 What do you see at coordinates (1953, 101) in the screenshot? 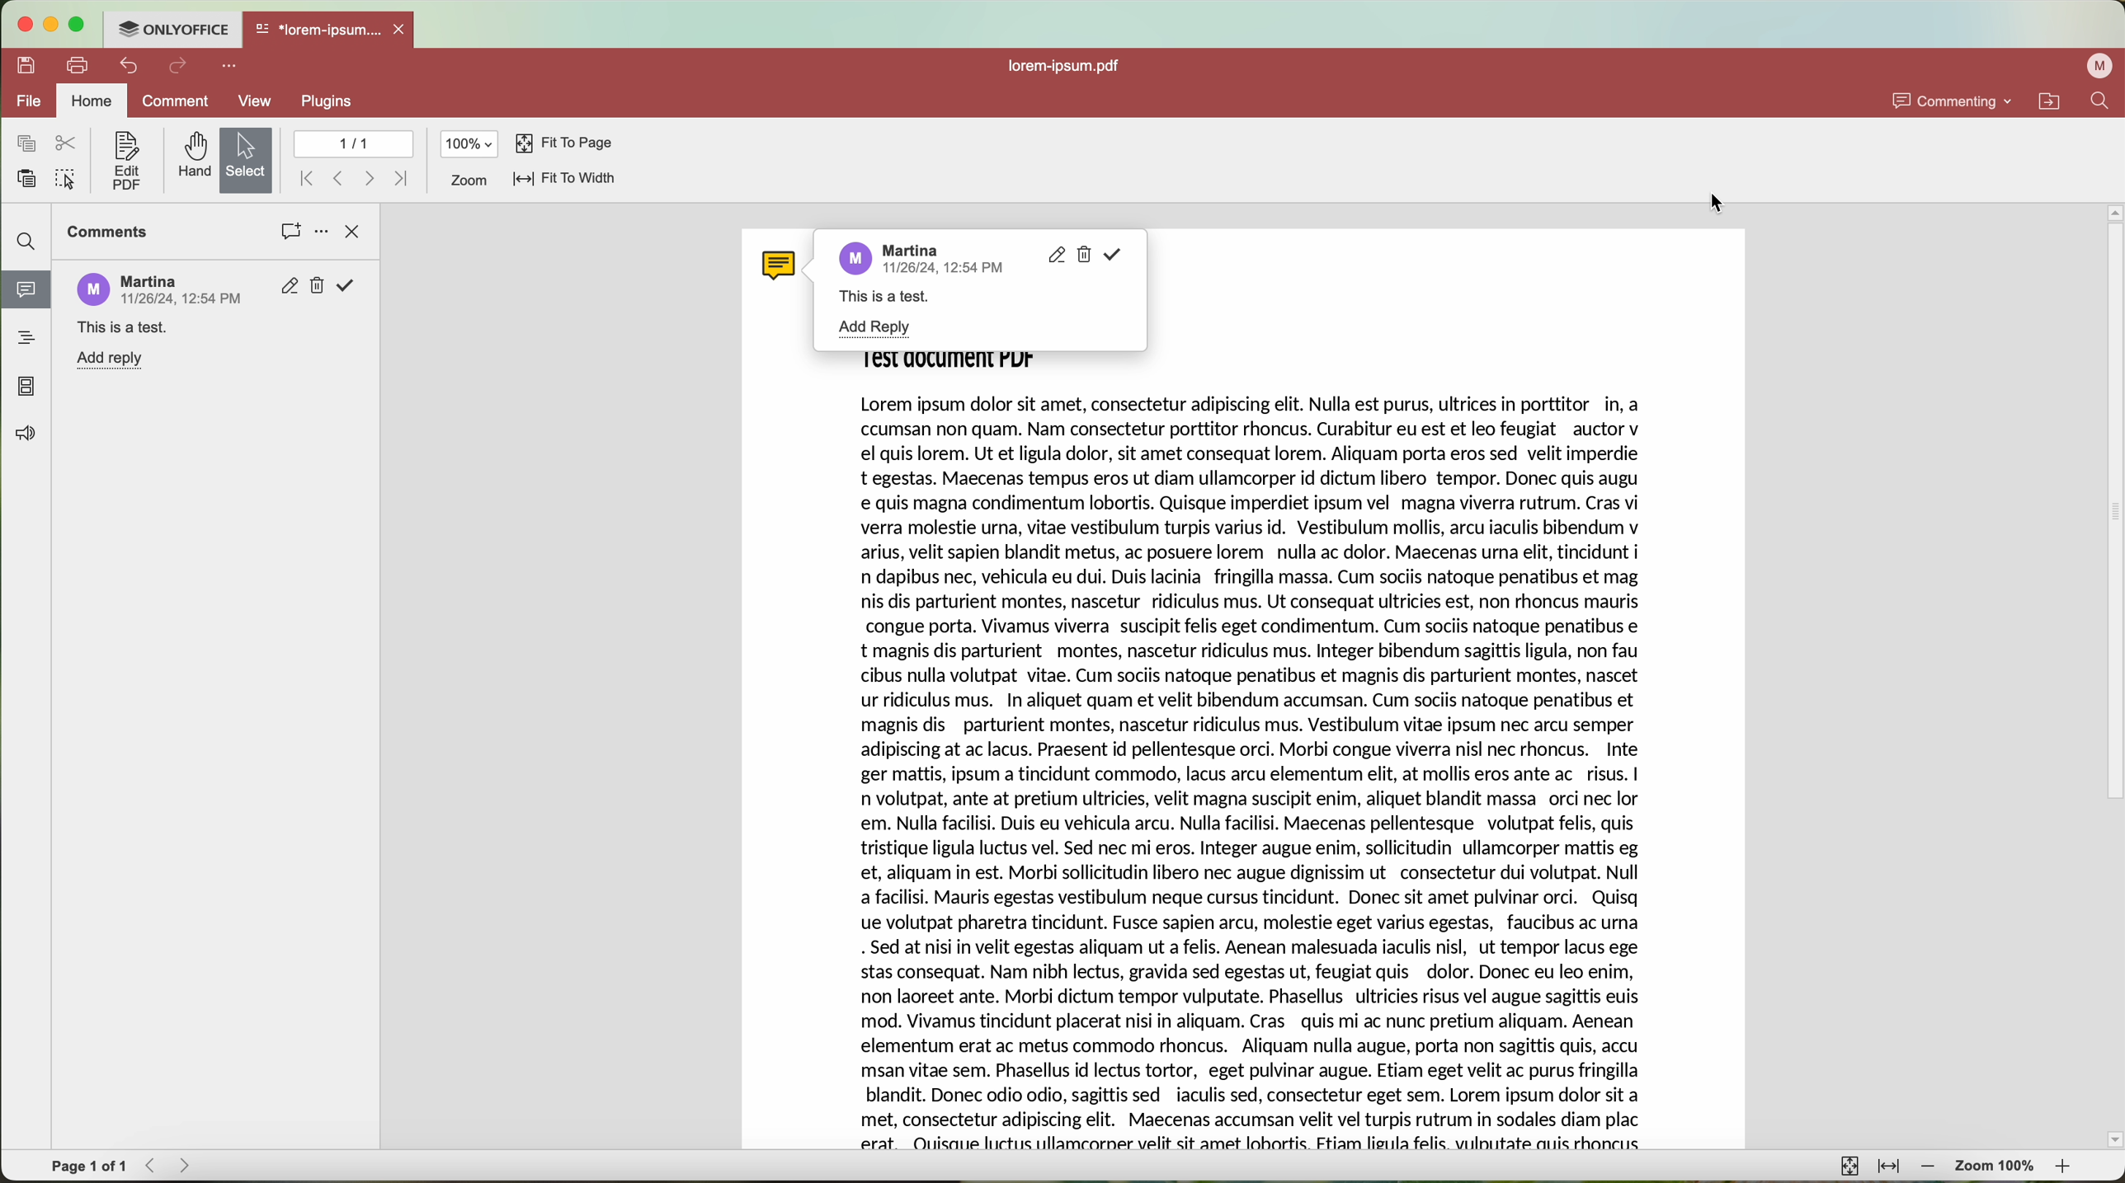
I see `commenting` at bounding box center [1953, 101].